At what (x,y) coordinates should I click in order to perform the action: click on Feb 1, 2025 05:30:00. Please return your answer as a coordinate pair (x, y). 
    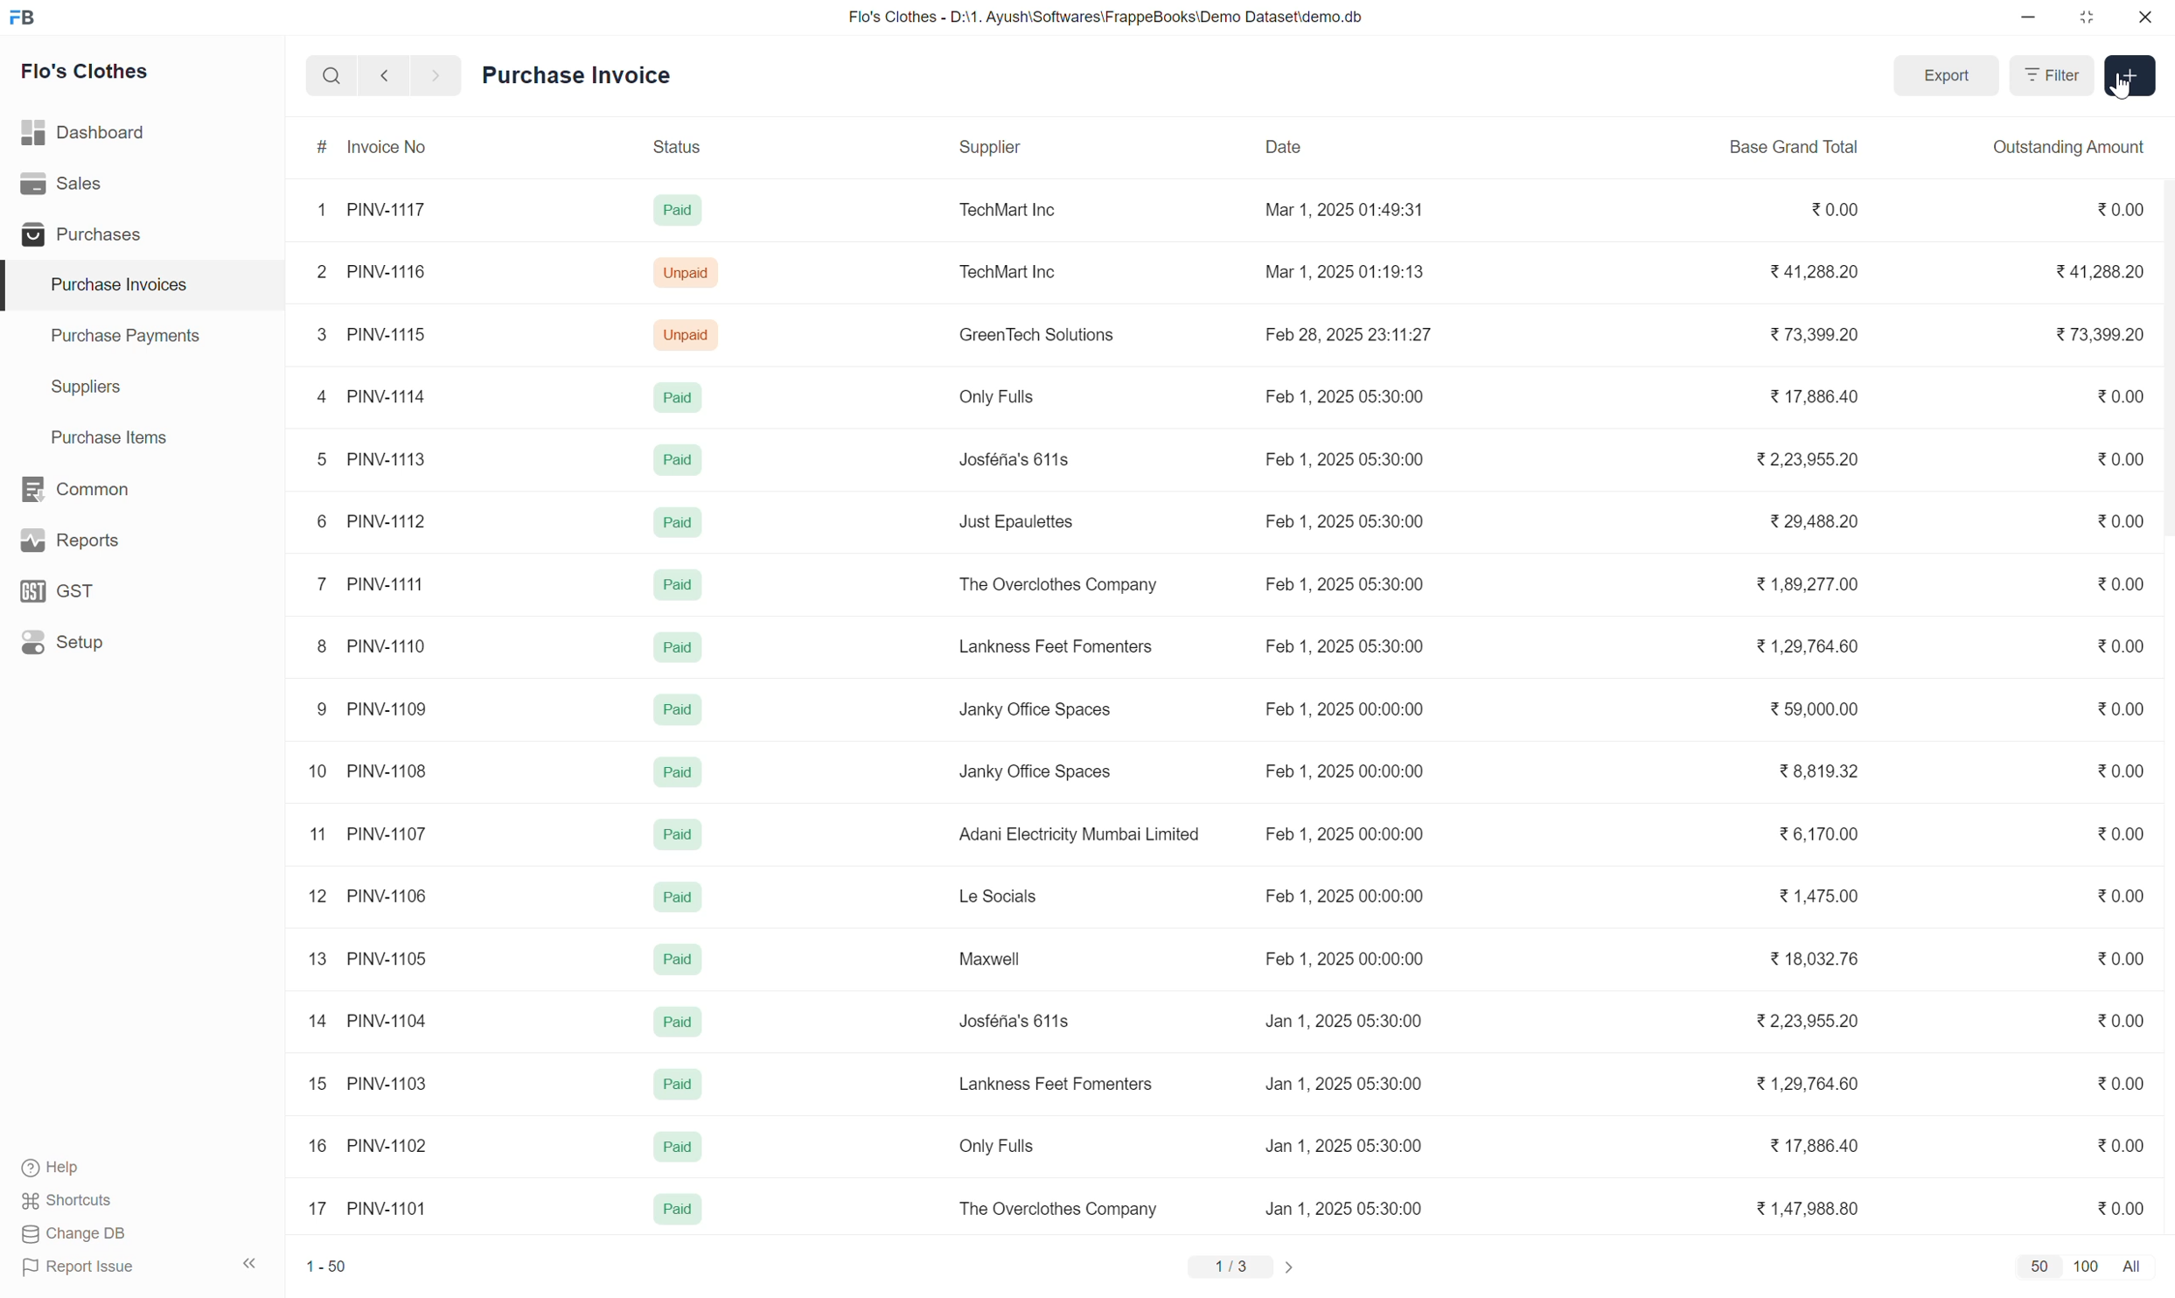
    Looking at the image, I should click on (1342, 396).